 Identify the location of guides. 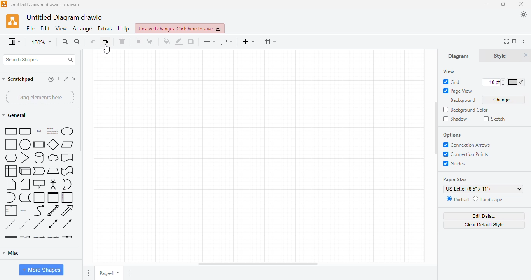
(454, 163).